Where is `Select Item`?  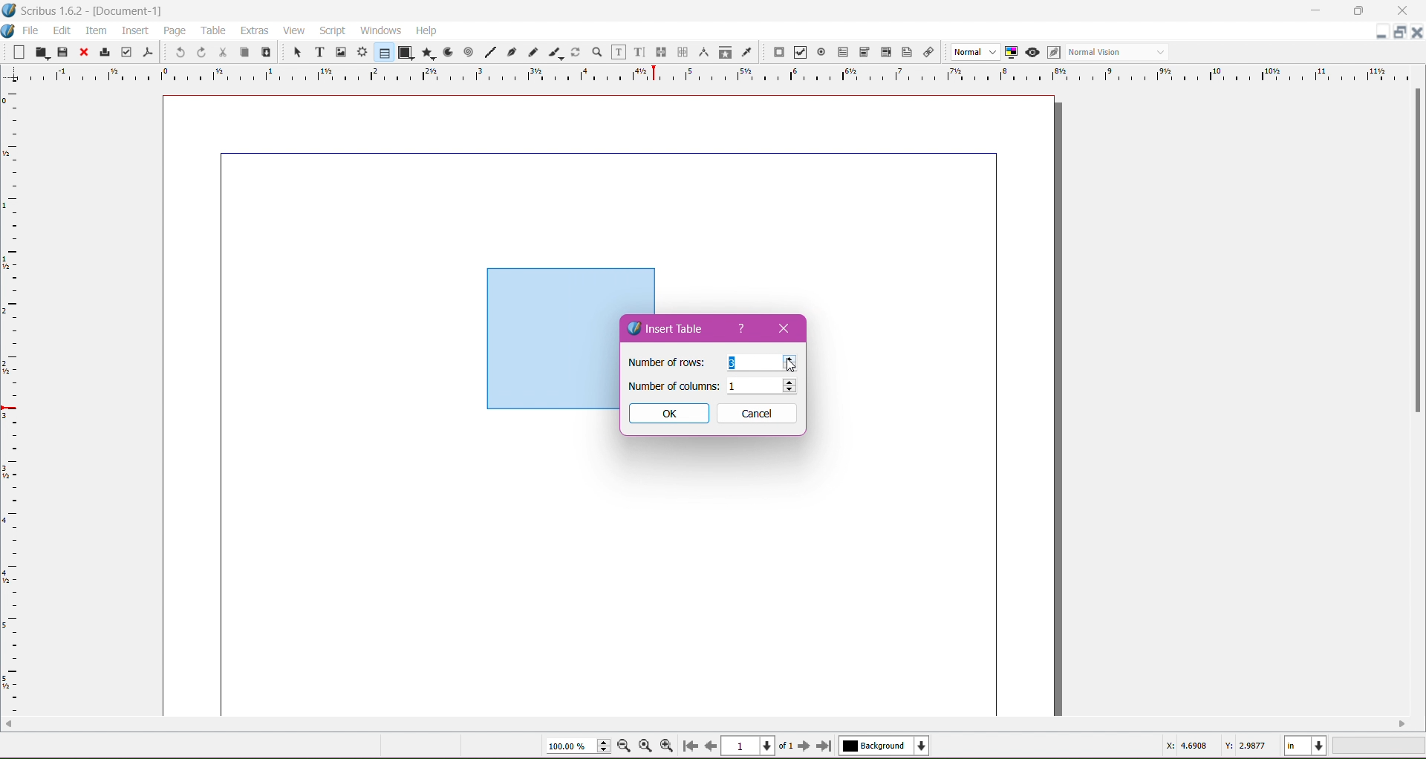 Select Item is located at coordinates (291, 51).